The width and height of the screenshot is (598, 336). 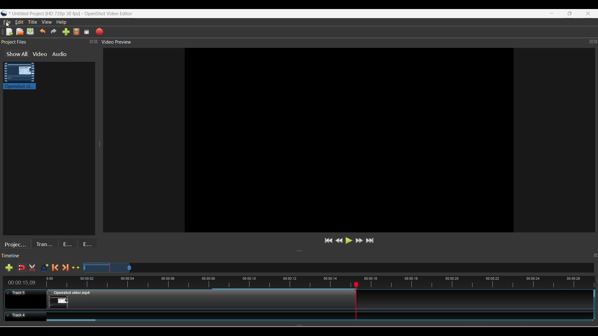 I want to click on Previous marker, so click(x=55, y=268).